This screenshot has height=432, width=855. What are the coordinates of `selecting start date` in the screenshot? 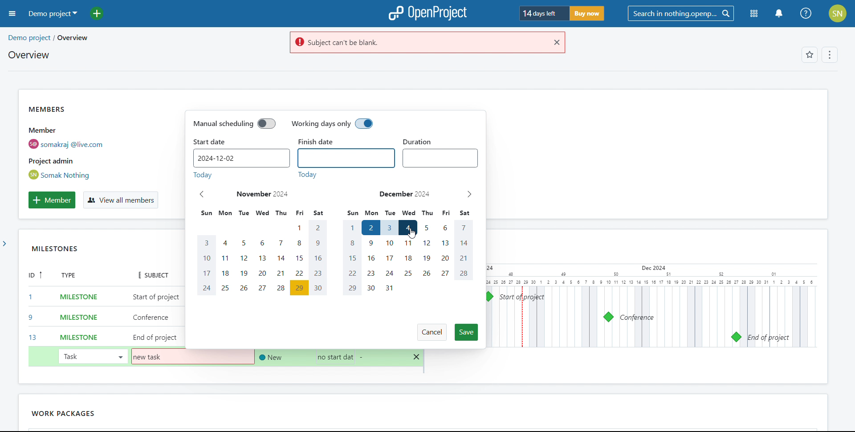 It's located at (332, 357).